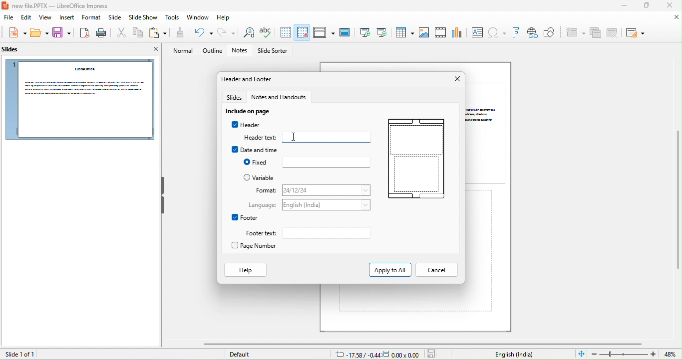 This screenshot has height=360, width=682. Describe the element at coordinates (261, 178) in the screenshot. I see `variable` at that location.